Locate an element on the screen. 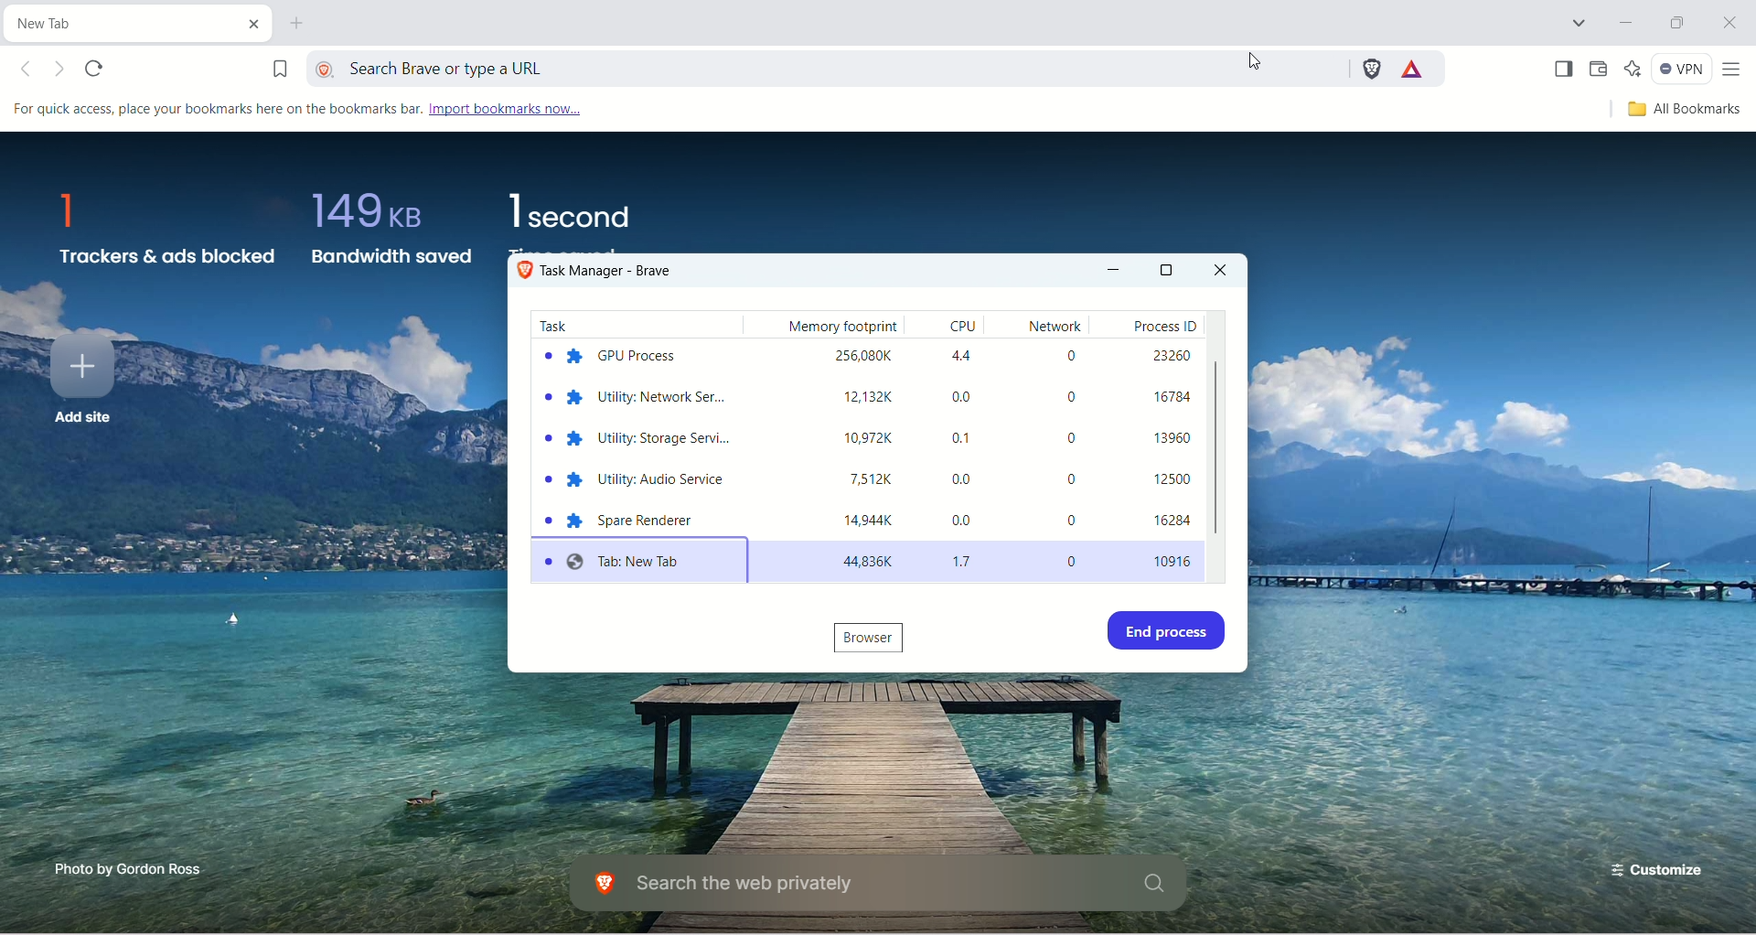 This screenshot has height=935, width=1756. import bookmarks now is located at coordinates (504, 110).